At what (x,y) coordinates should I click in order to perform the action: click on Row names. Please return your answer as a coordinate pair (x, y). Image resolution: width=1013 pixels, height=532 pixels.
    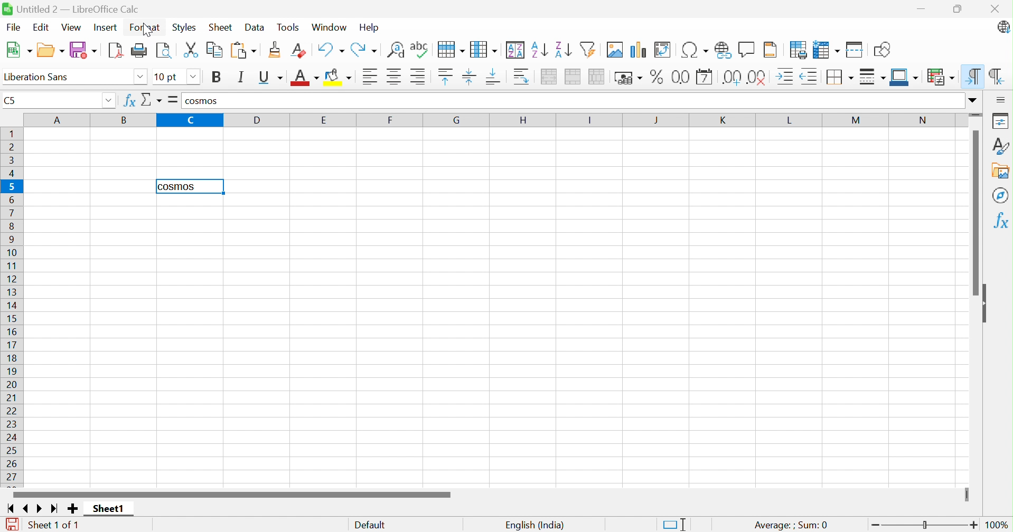
    Looking at the image, I should click on (12, 308).